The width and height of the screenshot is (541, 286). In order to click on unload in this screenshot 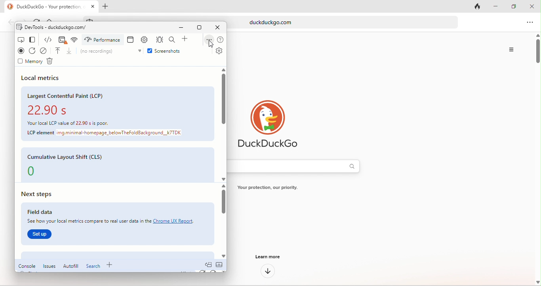, I will do `click(70, 51)`.